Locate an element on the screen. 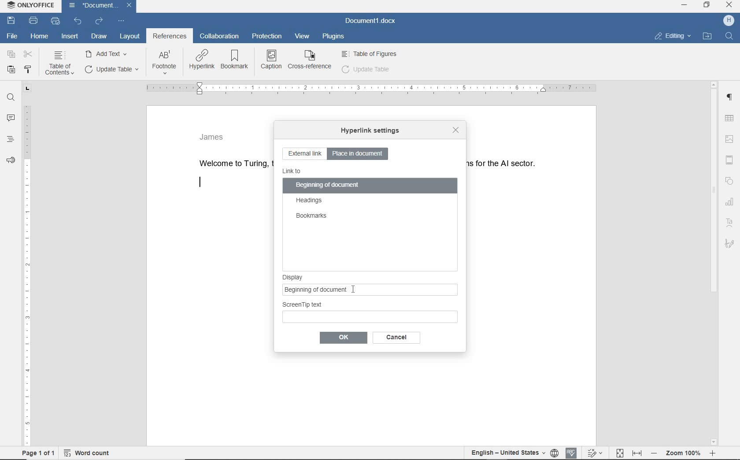 This screenshot has height=460, width=740. Restore down is located at coordinates (709, 7).